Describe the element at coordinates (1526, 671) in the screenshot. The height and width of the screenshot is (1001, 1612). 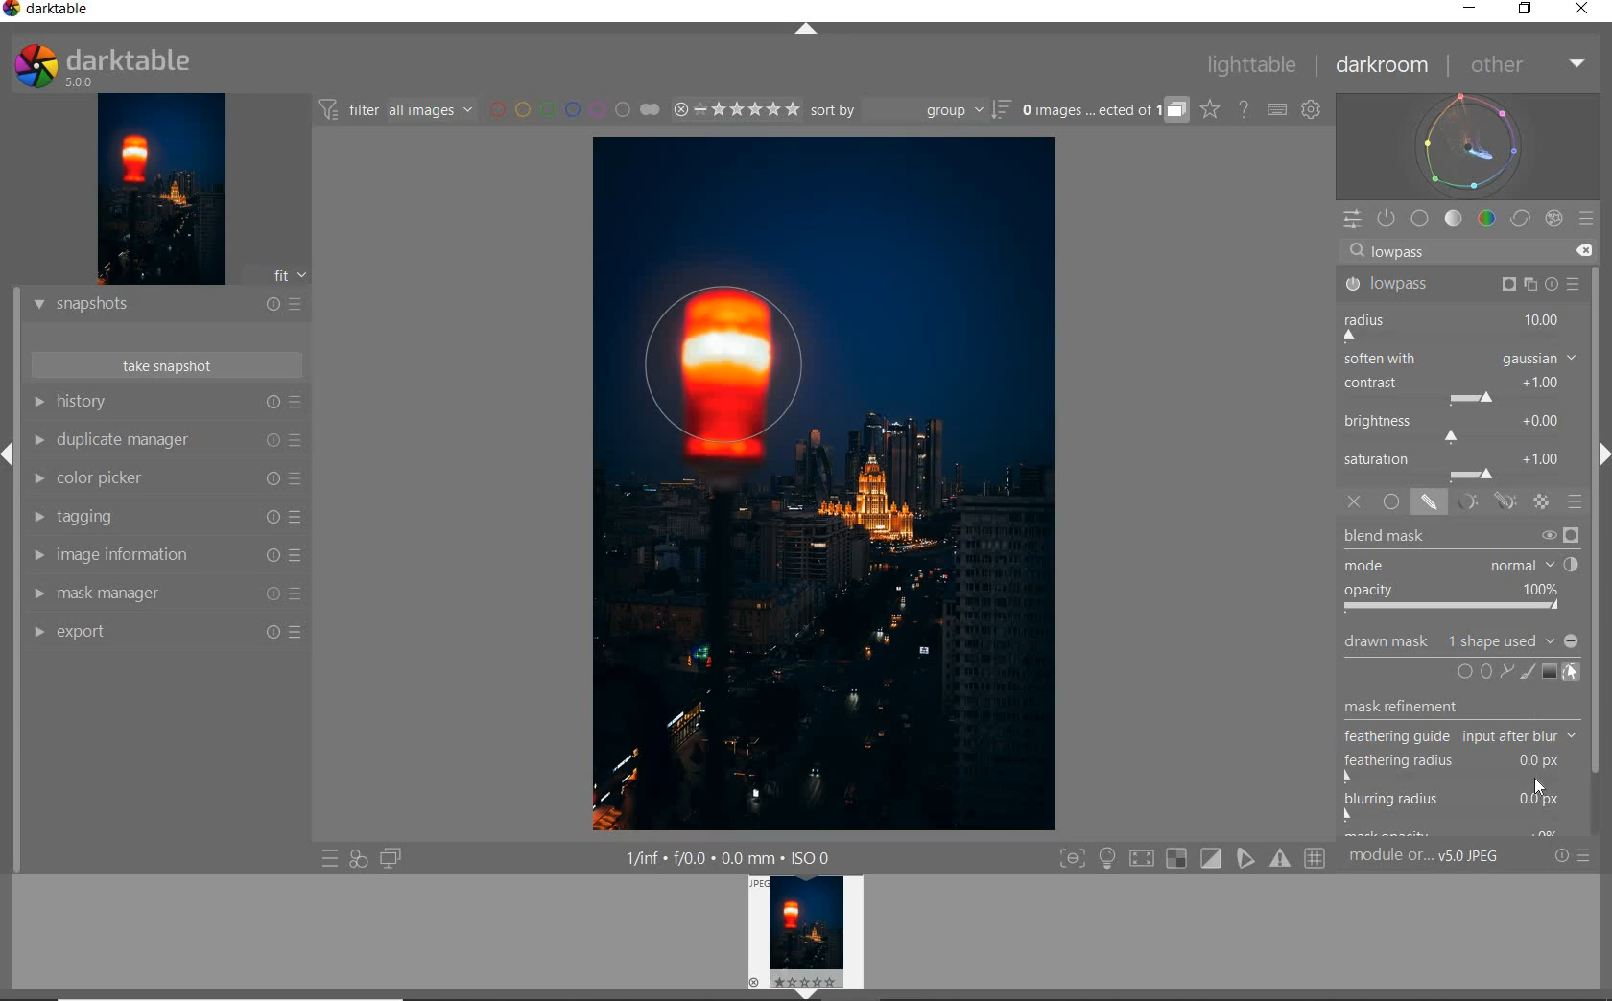
I see `ADD BRUSH` at that location.